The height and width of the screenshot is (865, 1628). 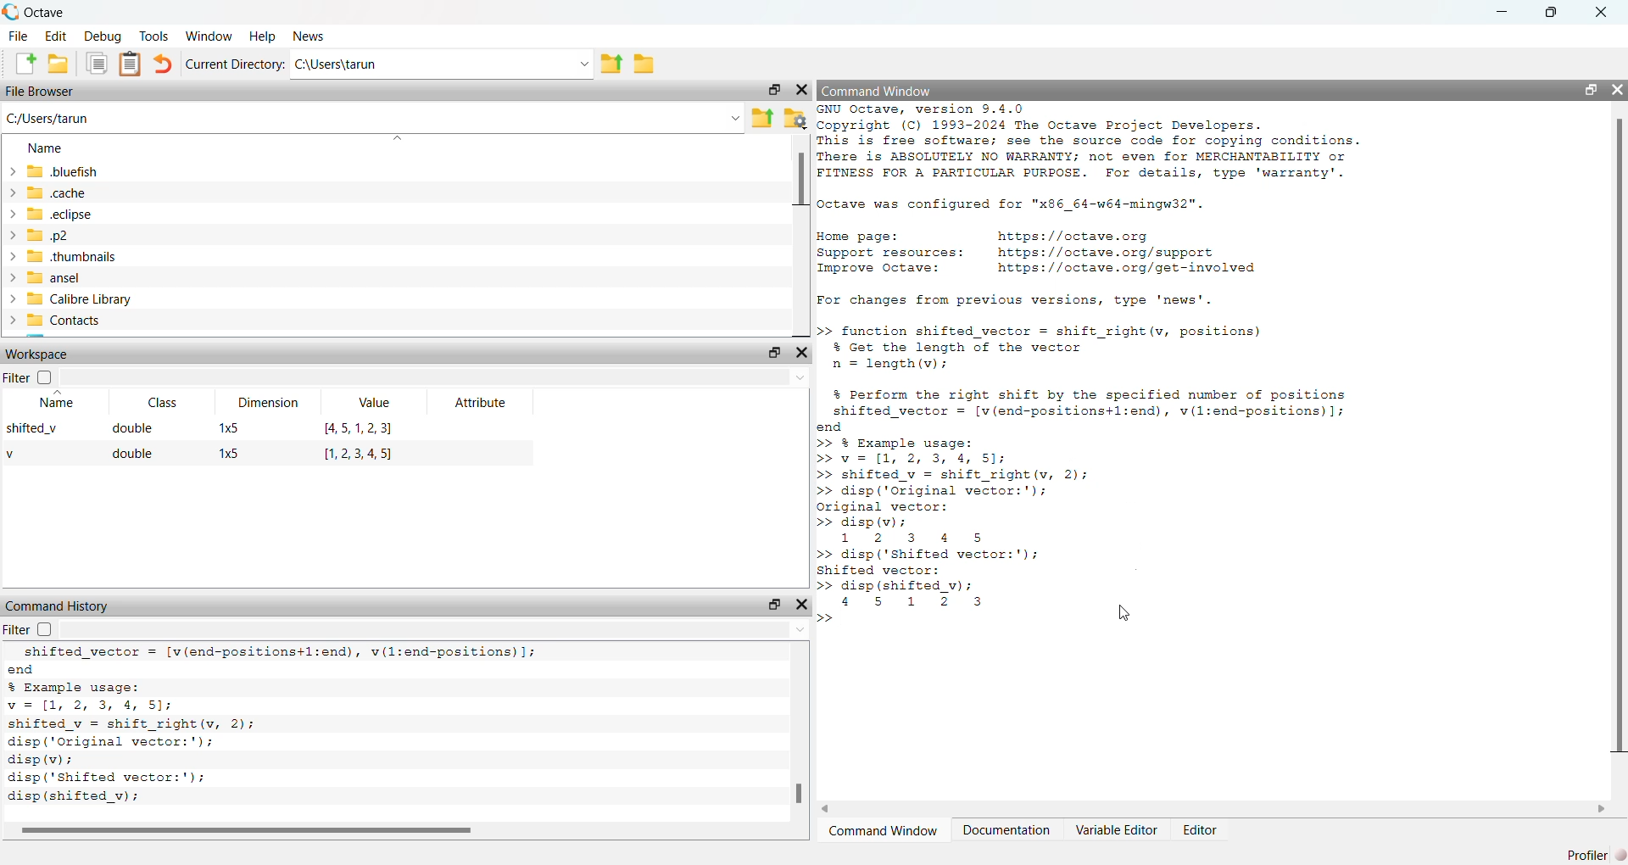 What do you see at coordinates (771, 353) in the screenshot?
I see `unlock widget` at bounding box center [771, 353].